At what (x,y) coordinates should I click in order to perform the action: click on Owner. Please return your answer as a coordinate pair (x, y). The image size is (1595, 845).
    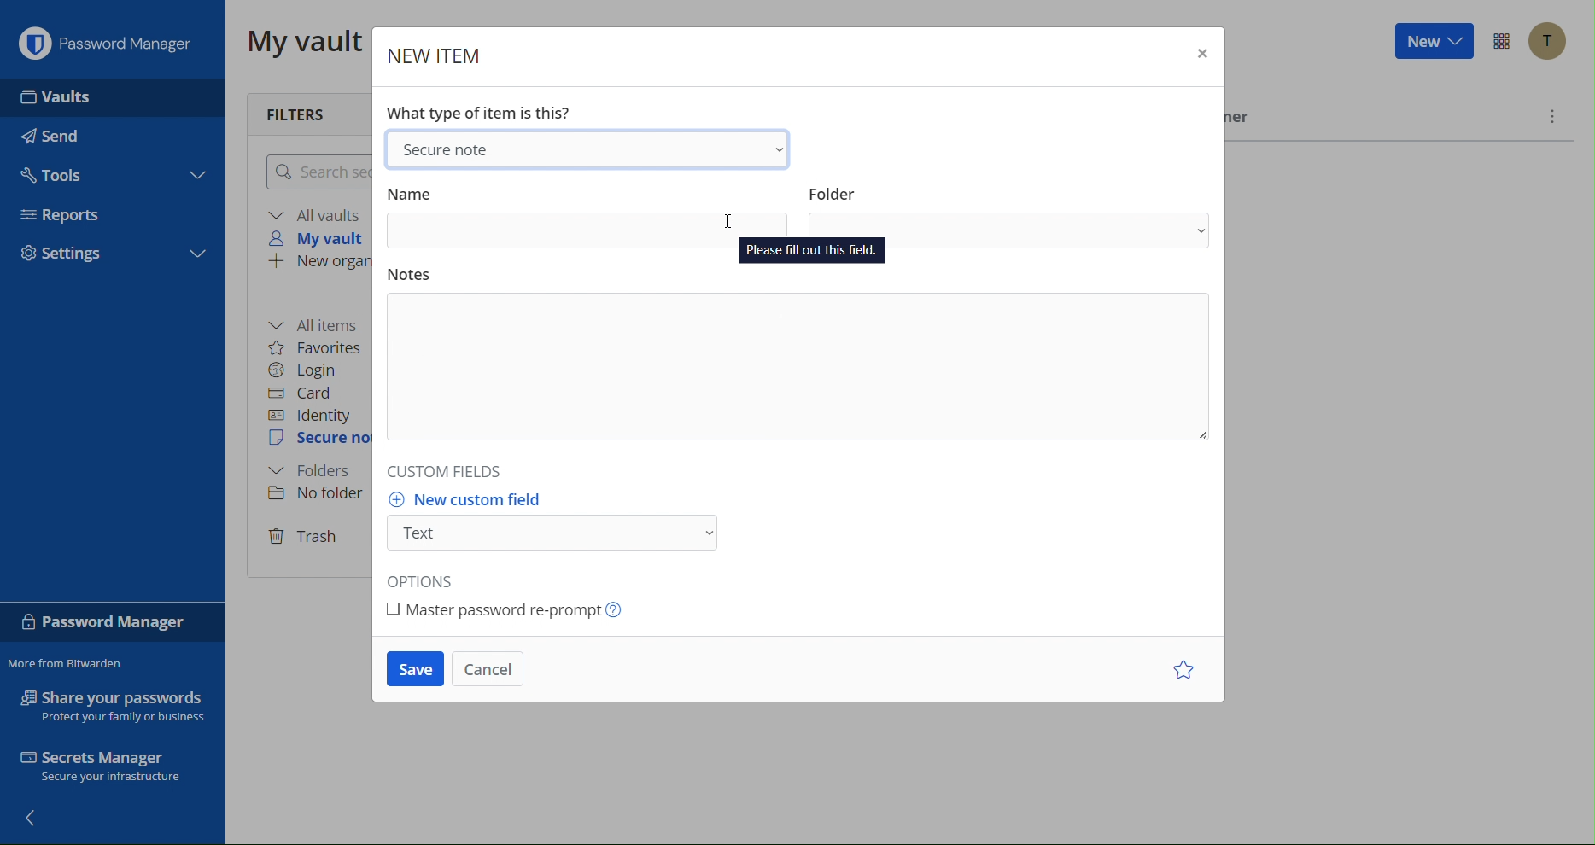
    Looking at the image, I should click on (1243, 120).